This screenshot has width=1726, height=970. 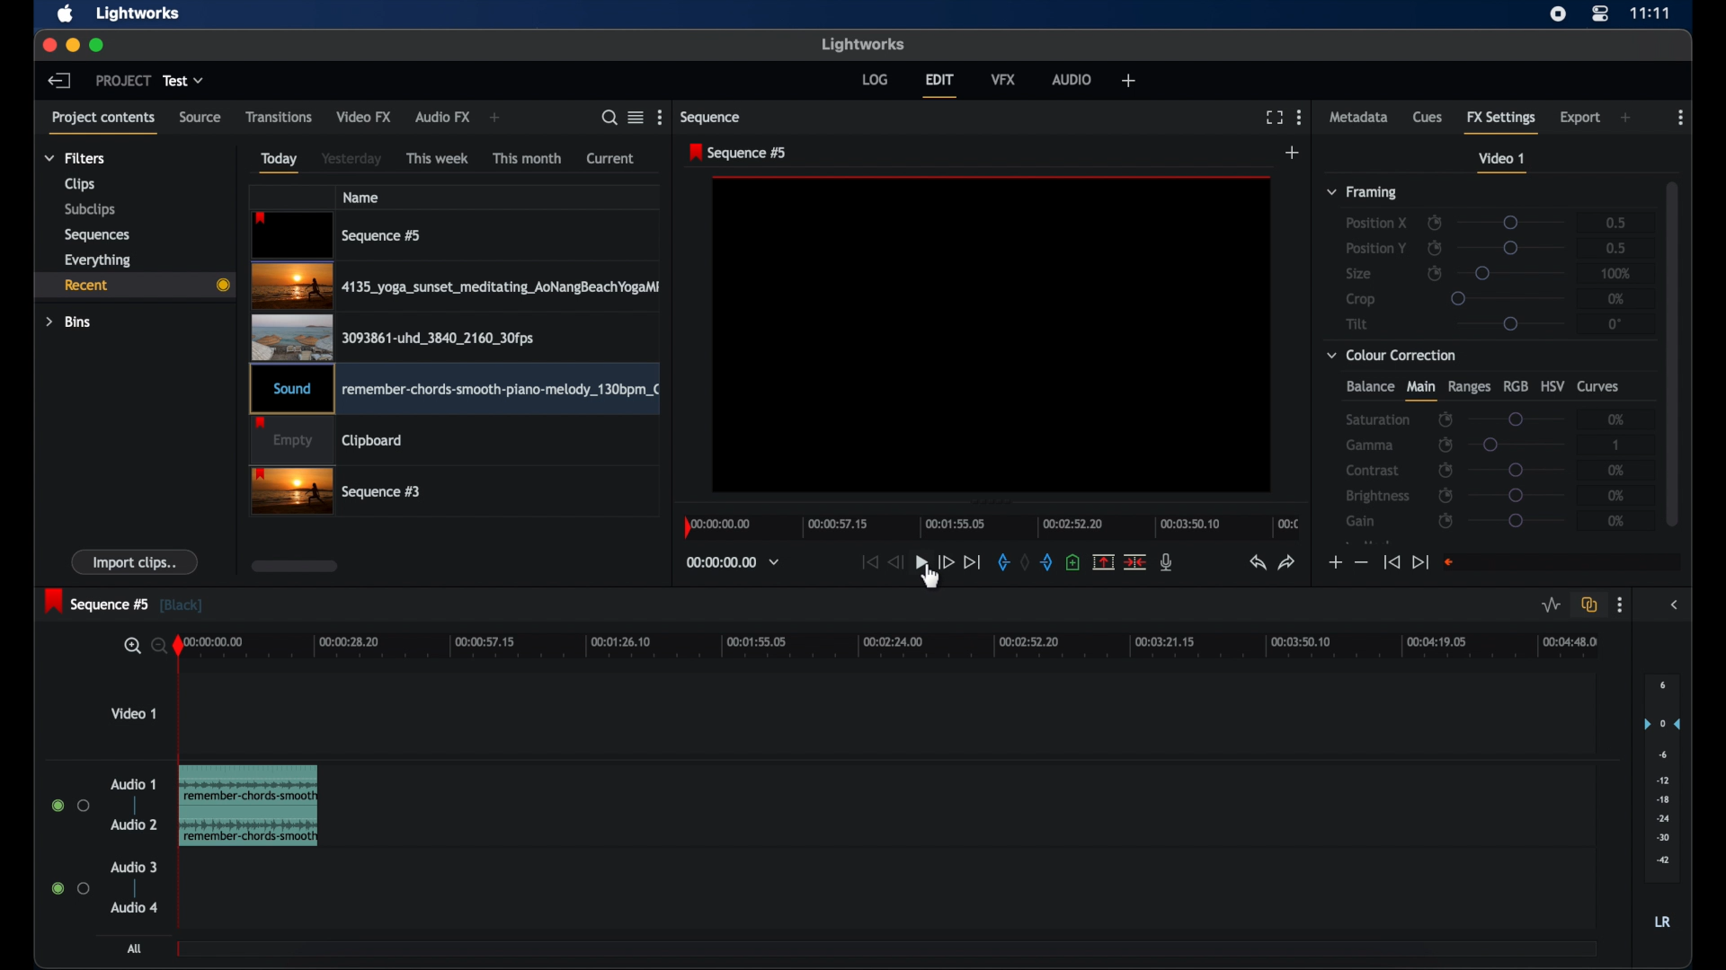 I want to click on full screen, so click(x=1274, y=118).